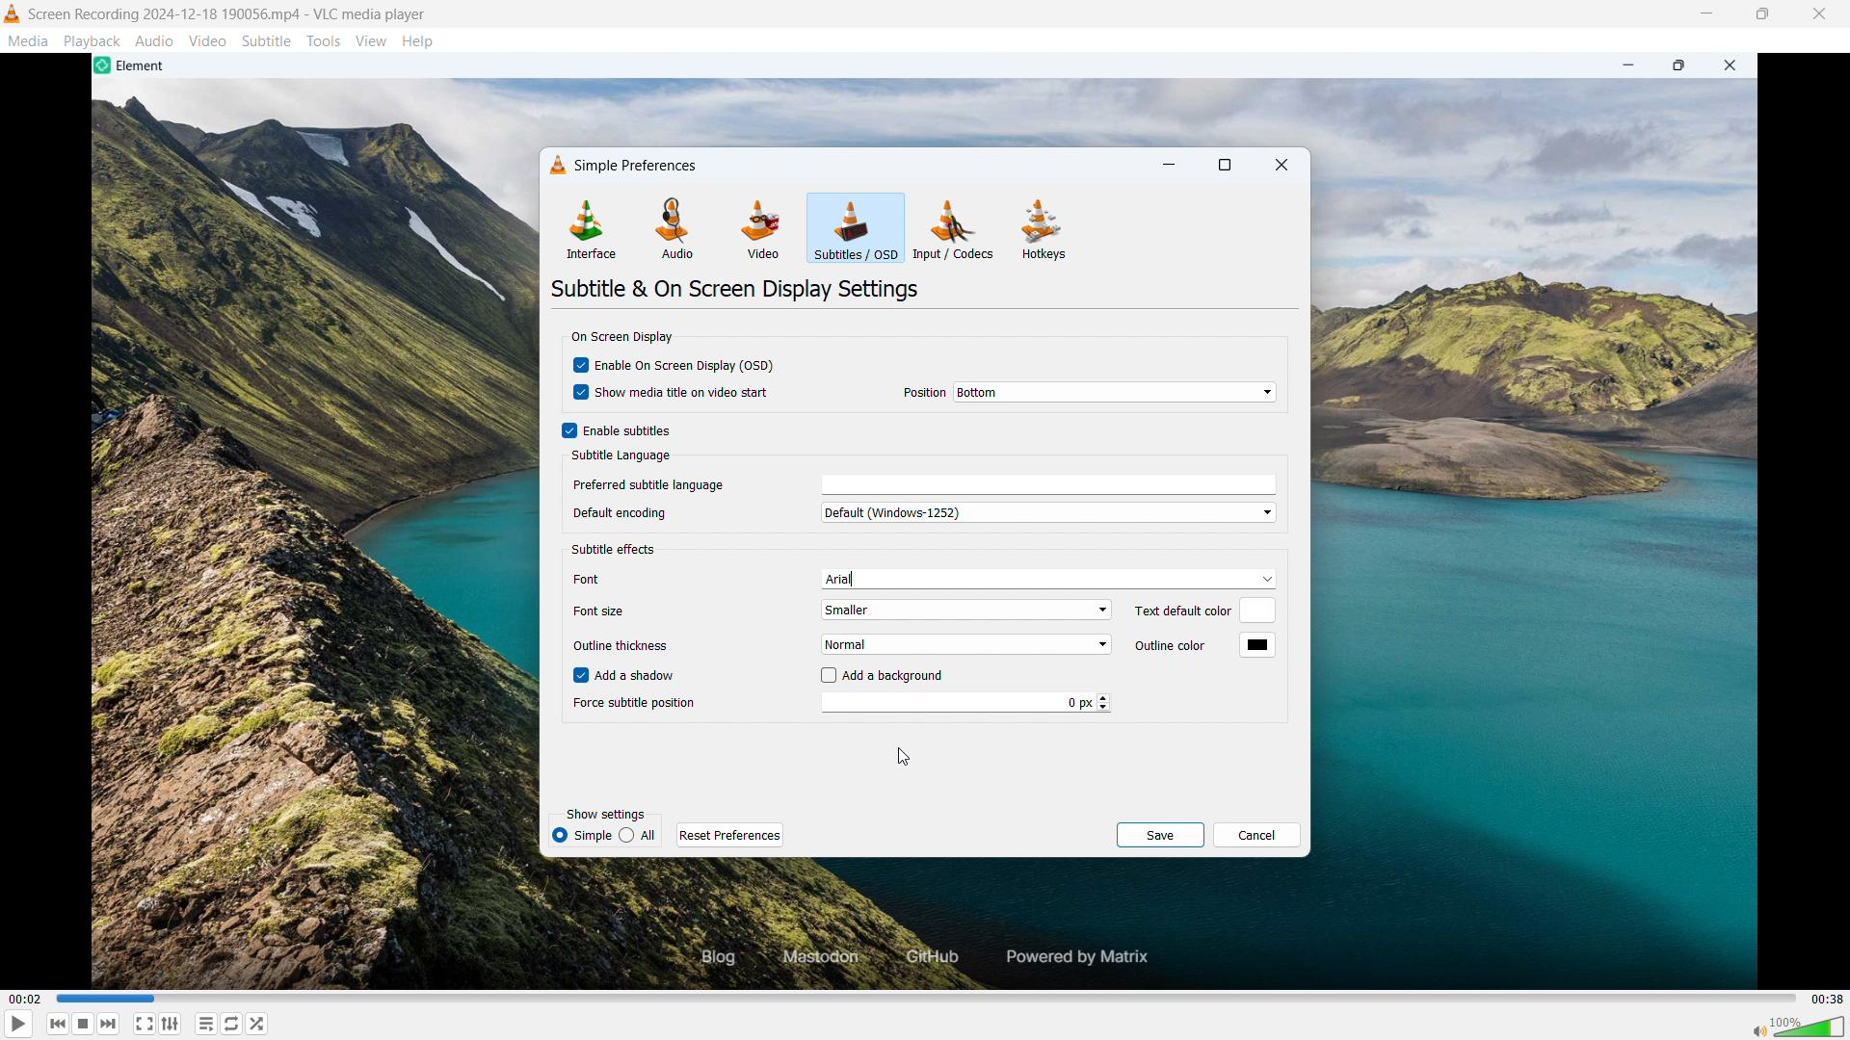 The image size is (1850, 1040). I want to click on subtitle language, so click(621, 457).